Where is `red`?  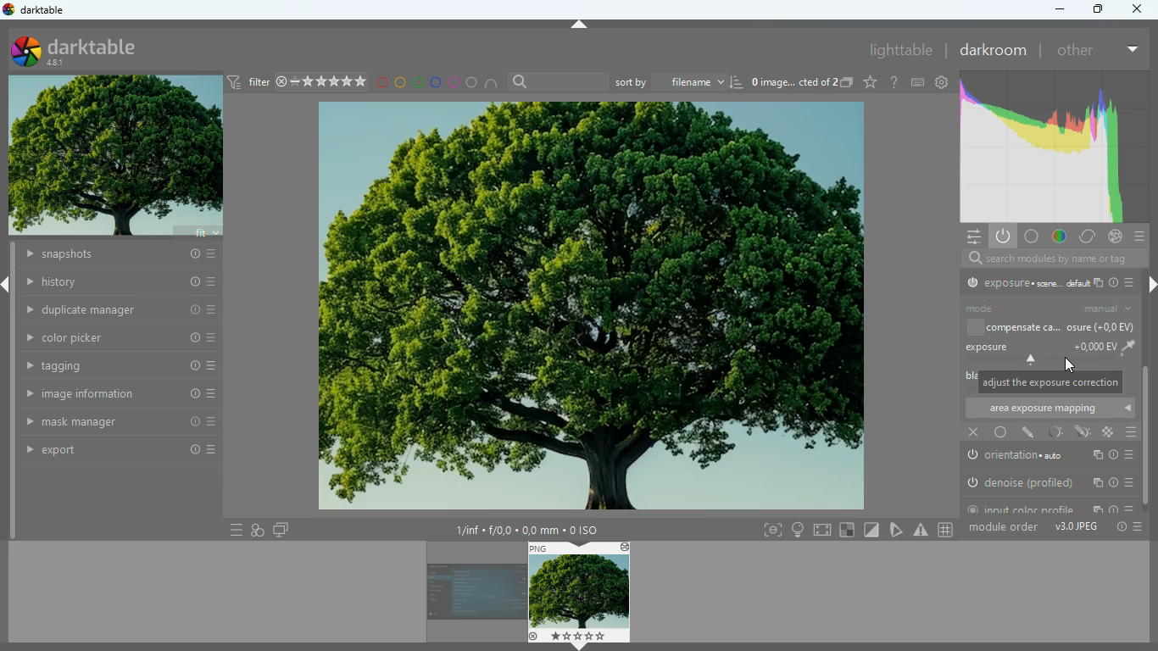 red is located at coordinates (381, 85).